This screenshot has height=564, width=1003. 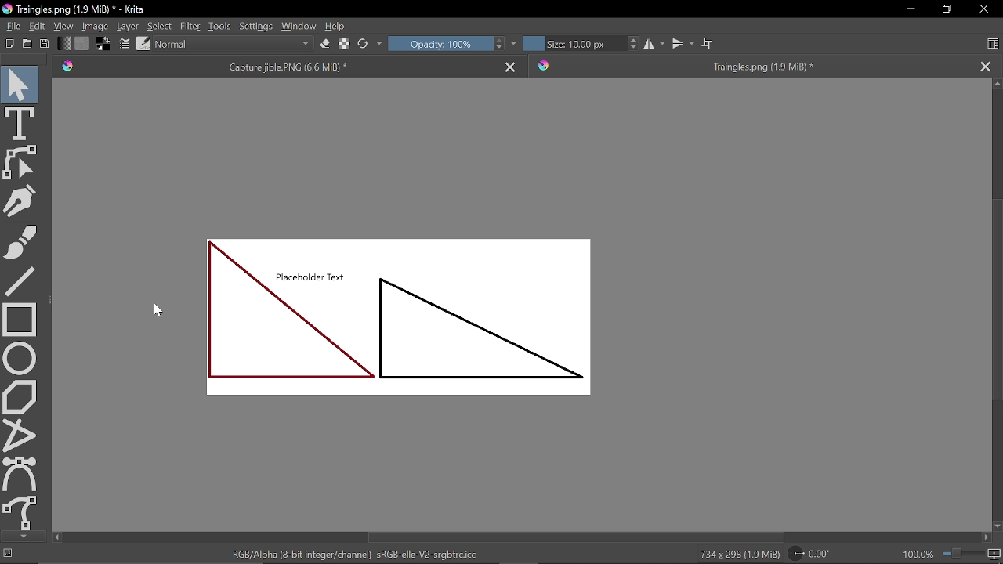 What do you see at coordinates (992, 44) in the screenshot?
I see `Choose workspace` at bounding box center [992, 44].